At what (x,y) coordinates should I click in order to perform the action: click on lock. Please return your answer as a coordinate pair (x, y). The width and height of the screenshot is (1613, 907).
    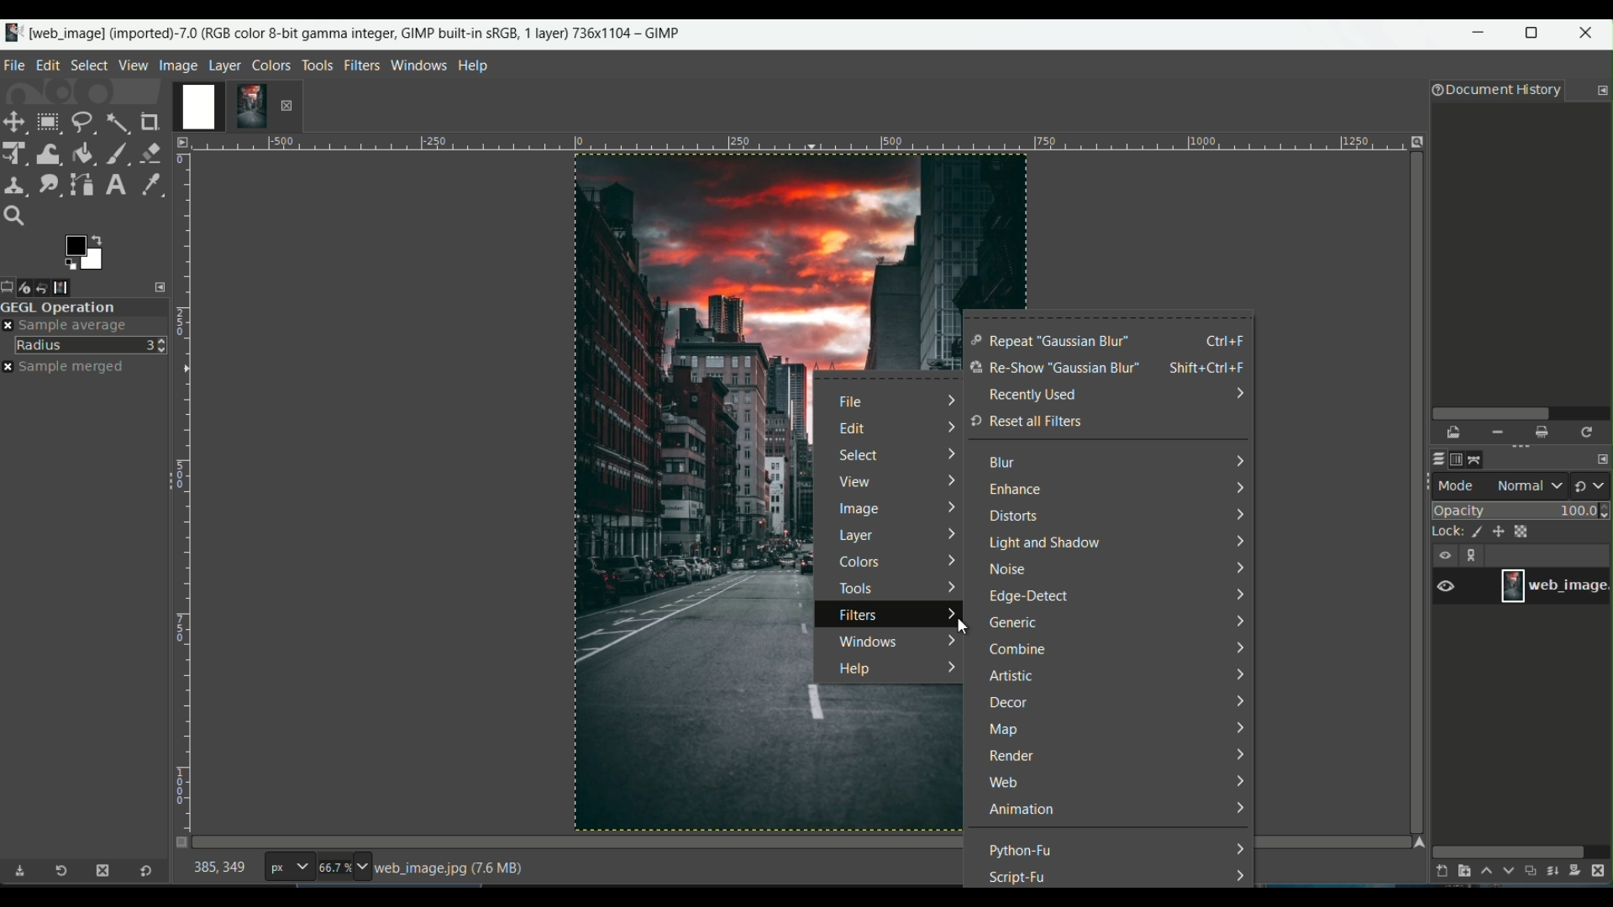
    Looking at the image, I should click on (1441, 533).